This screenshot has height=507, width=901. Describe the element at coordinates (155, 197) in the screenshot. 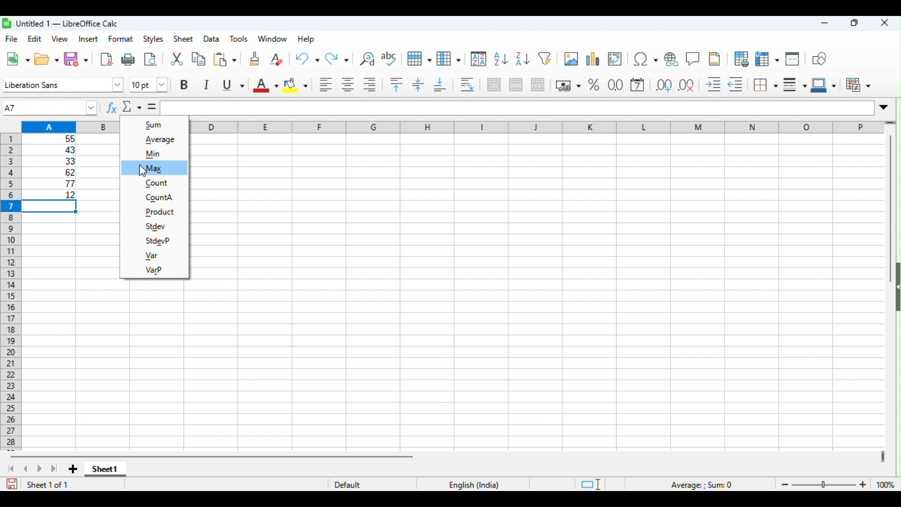

I see `countA` at that location.